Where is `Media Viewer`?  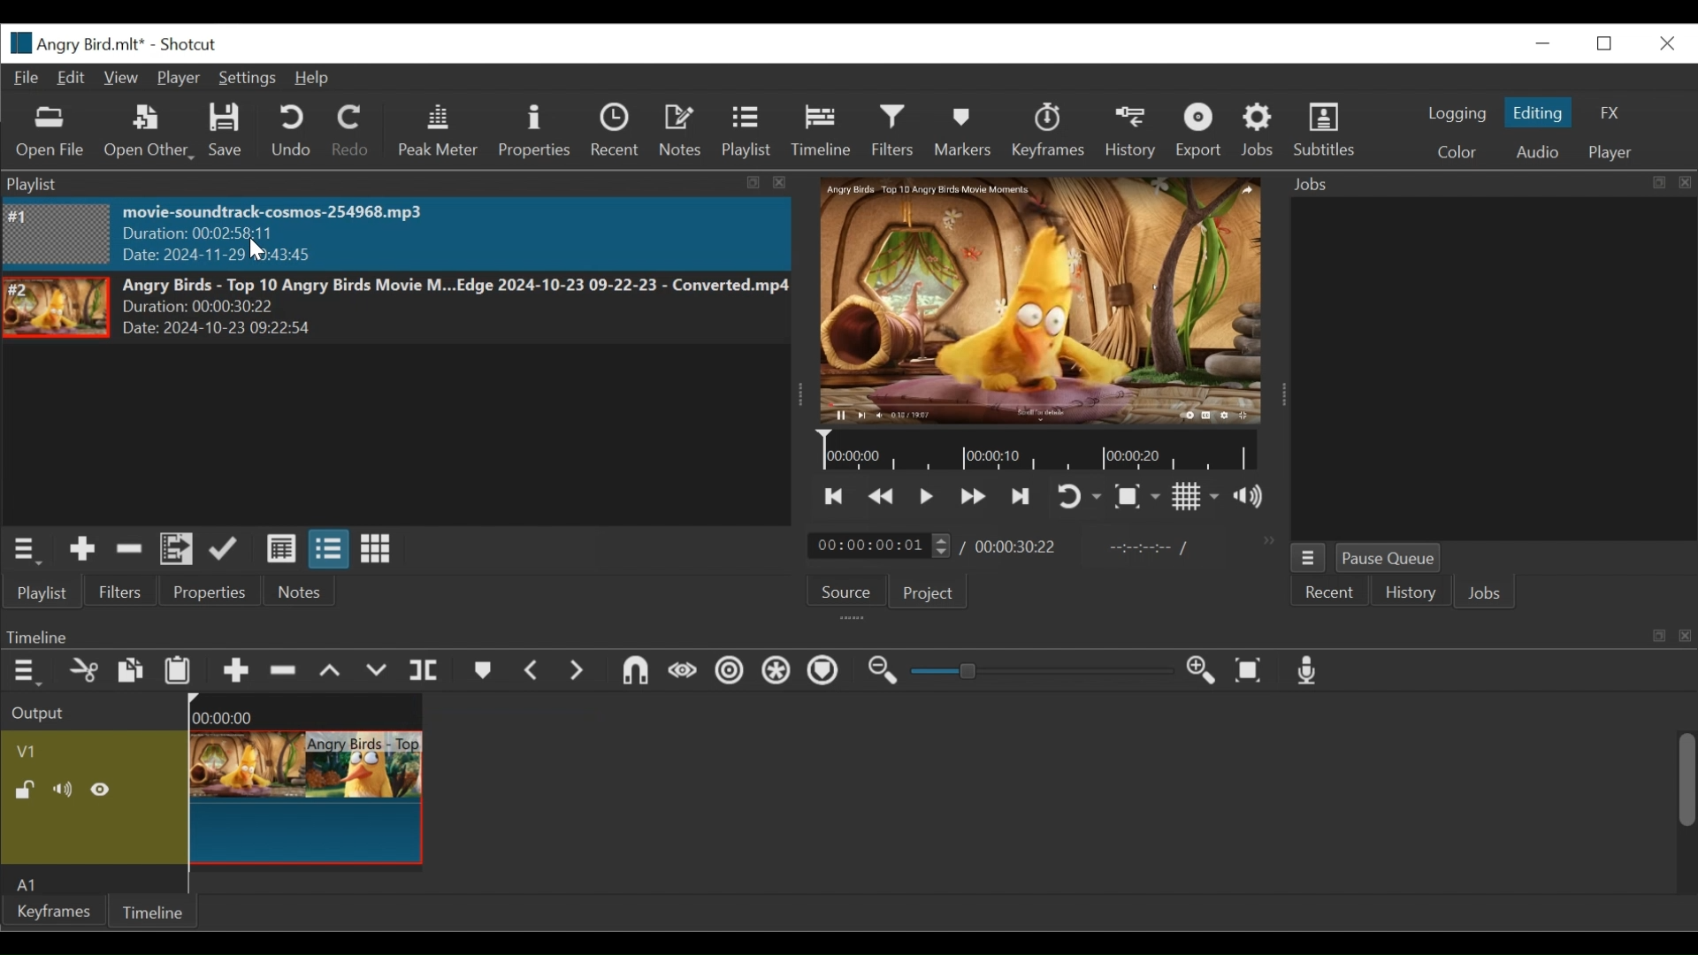
Media Viewer is located at coordinates (1033, 299).